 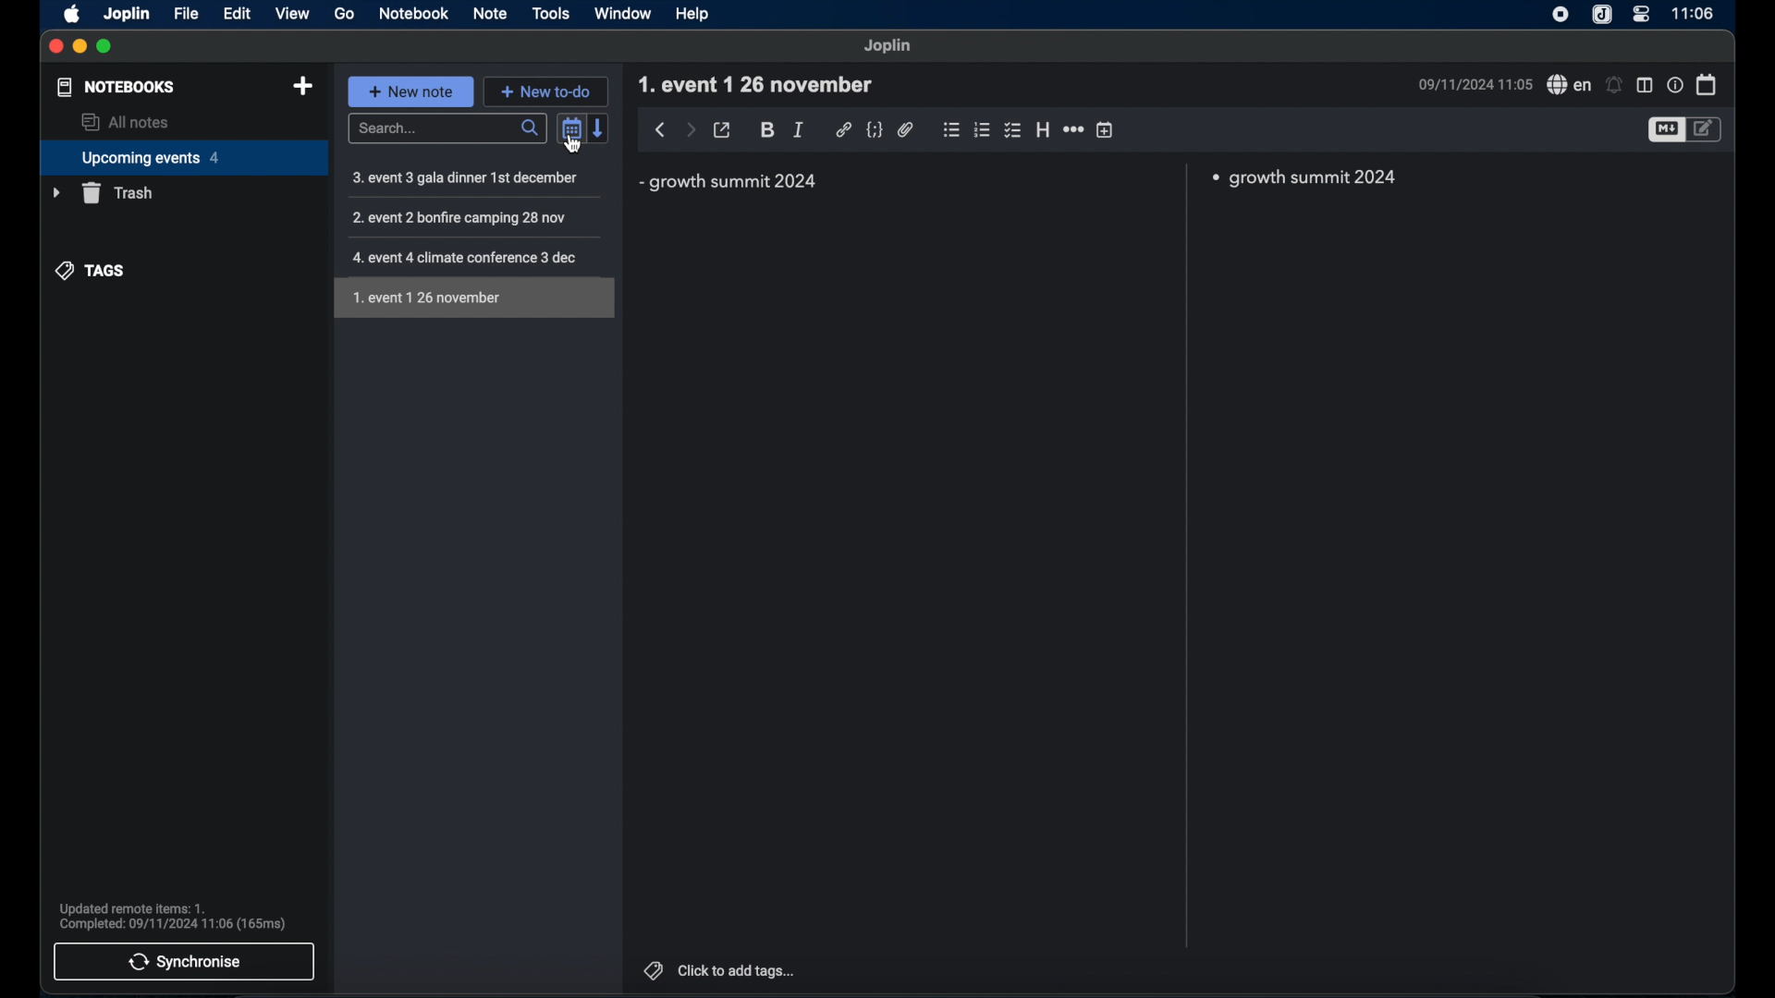 I want to click on view, so click(x=291, y=13).